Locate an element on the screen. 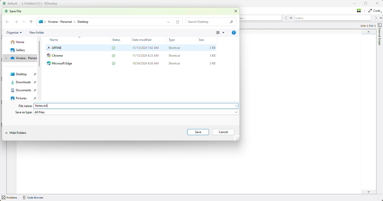  dropdown is located at coordinates (24, 22).